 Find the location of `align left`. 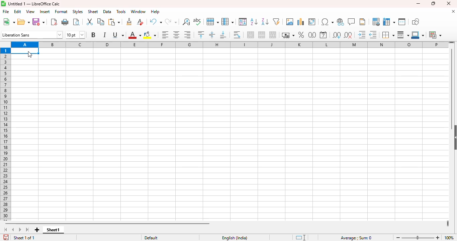

align left is located at coordinates (165, 35).